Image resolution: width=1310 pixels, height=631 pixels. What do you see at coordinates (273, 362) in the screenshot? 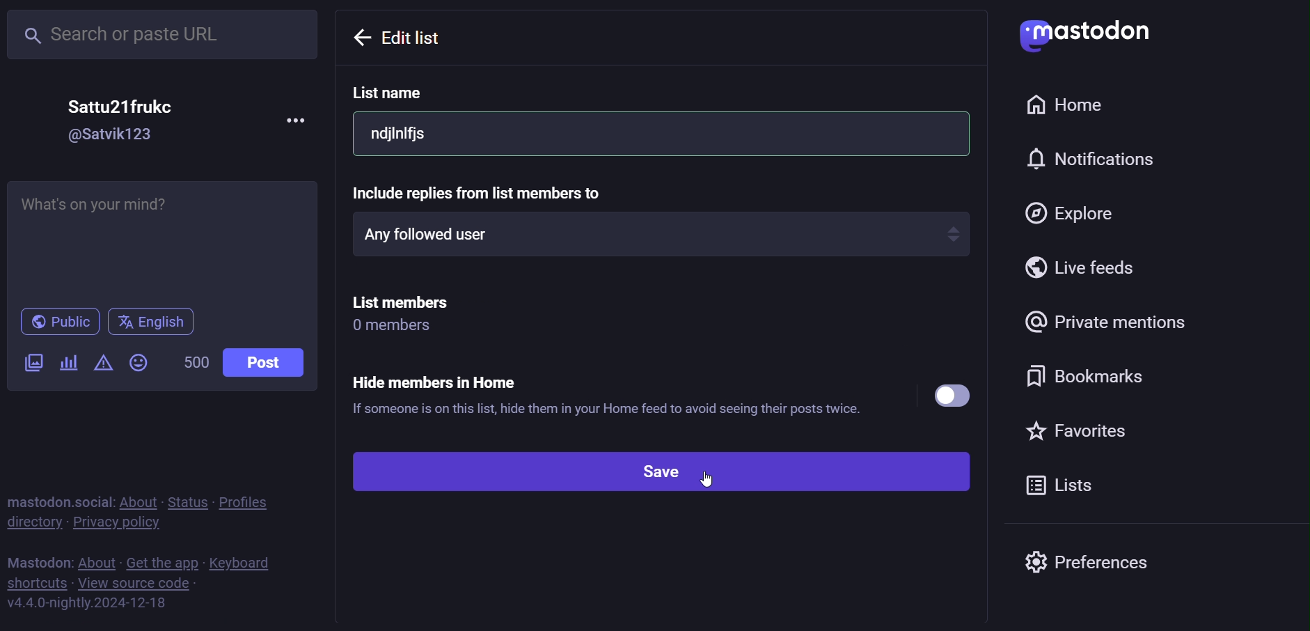
I see `post` at bounding box center [273, 362].